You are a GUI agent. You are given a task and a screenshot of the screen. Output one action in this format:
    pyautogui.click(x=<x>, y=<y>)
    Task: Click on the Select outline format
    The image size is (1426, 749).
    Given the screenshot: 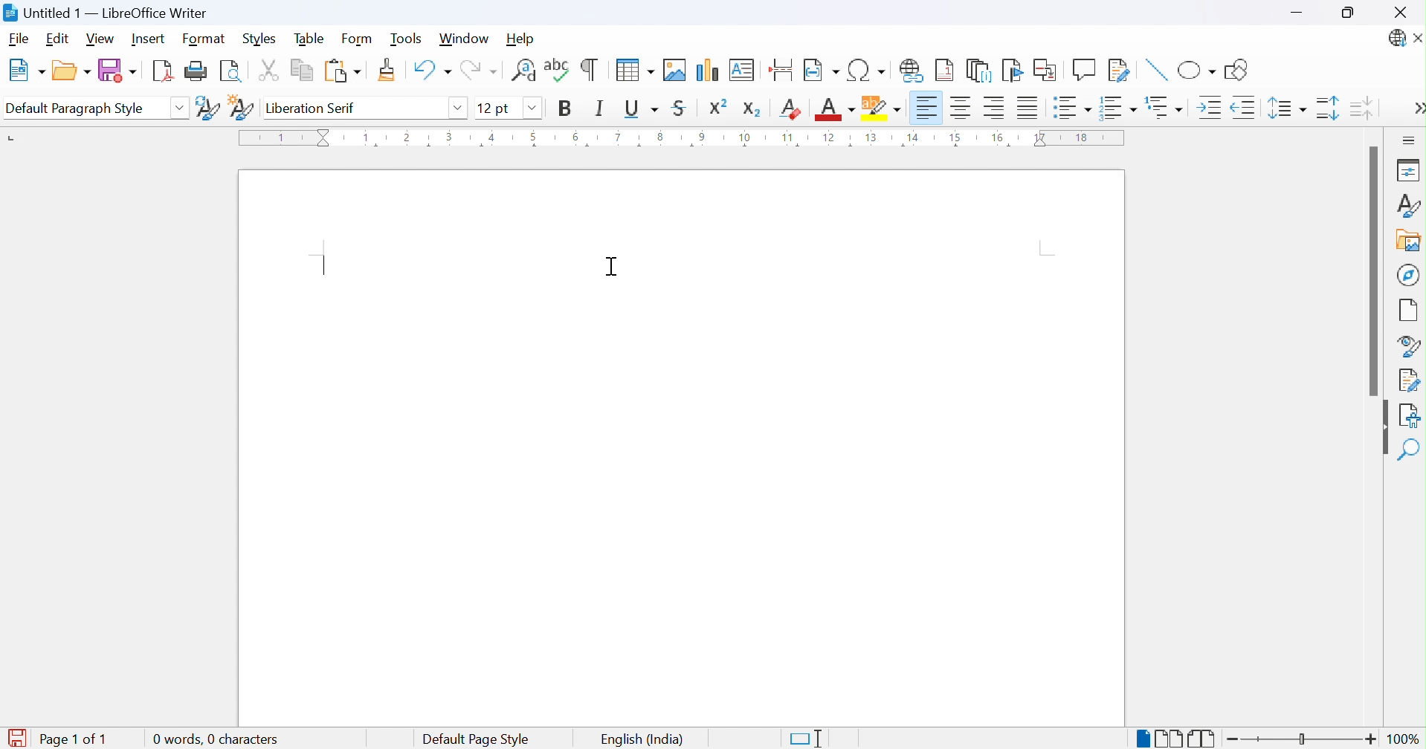 What is the action you would take?
    pyautogui.click(x=1164, y=106)
    